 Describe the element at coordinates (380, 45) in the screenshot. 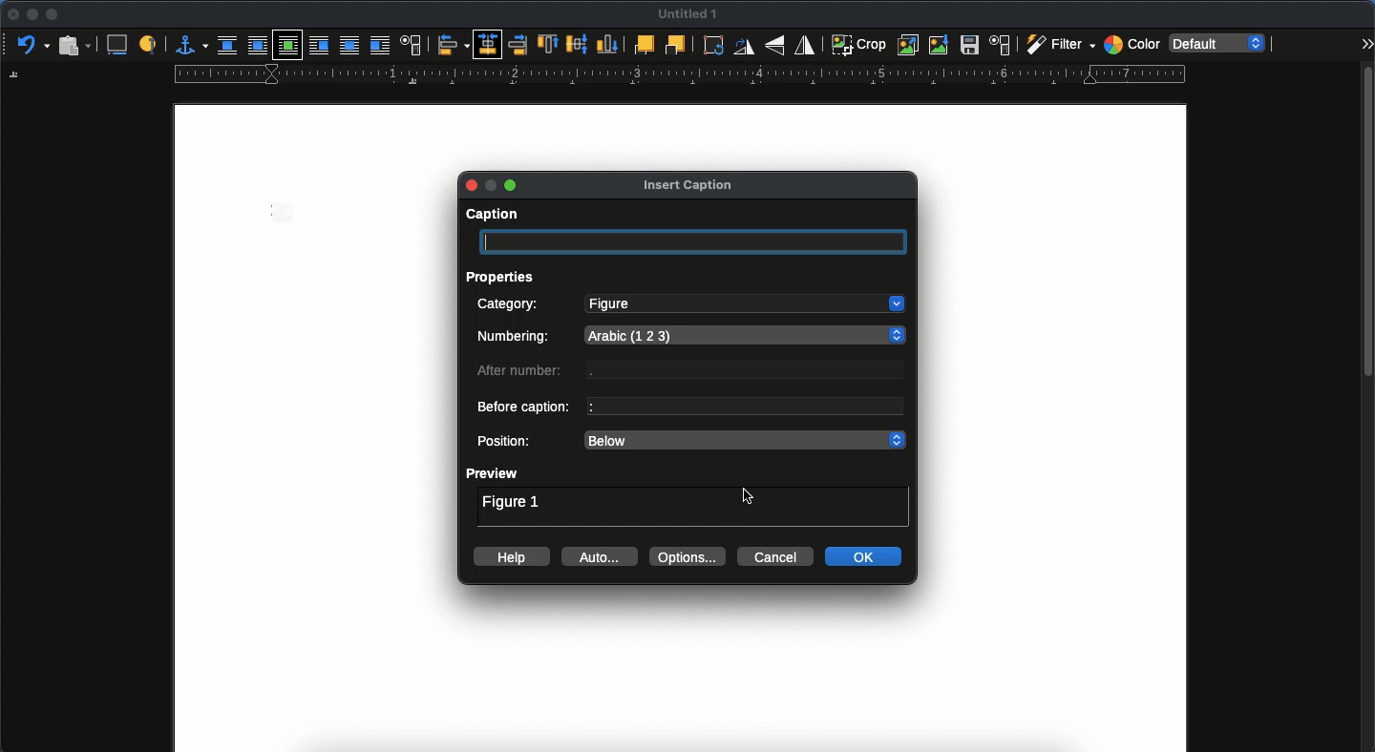

I see `after` at that location.